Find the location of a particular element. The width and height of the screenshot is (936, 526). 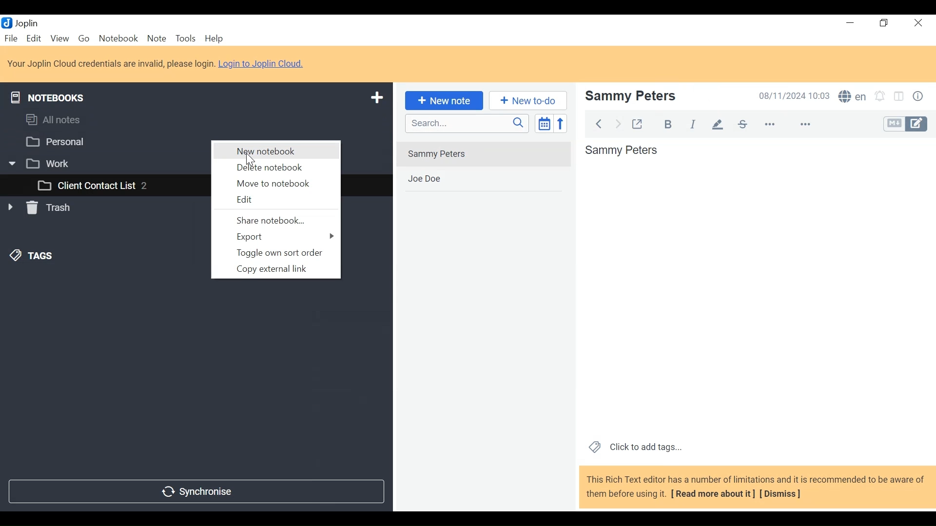

Notebook is located at coordinates (118, 39).